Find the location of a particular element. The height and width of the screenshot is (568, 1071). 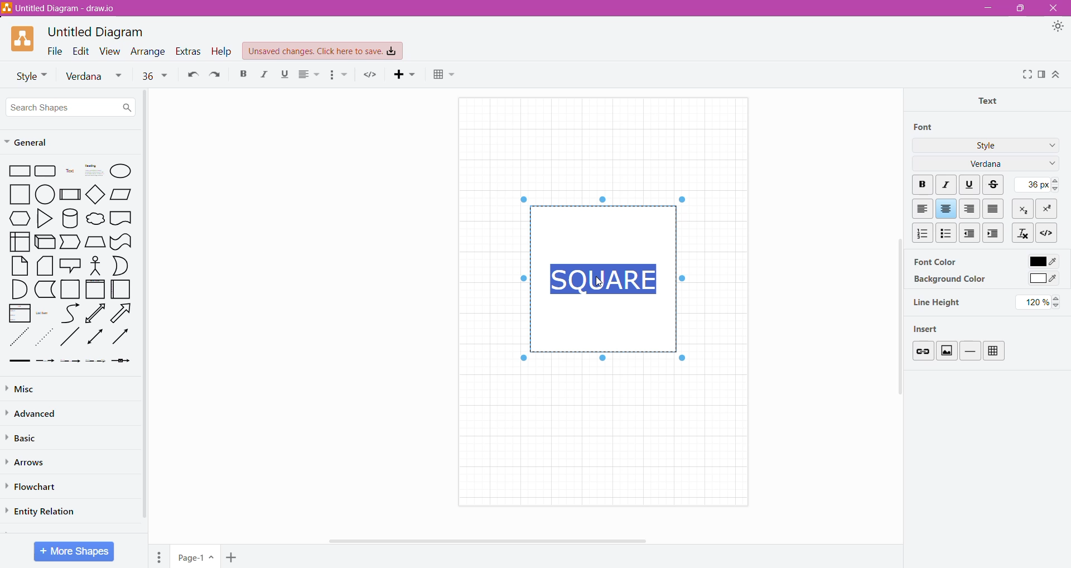

 is located at coordinates (987, 163).